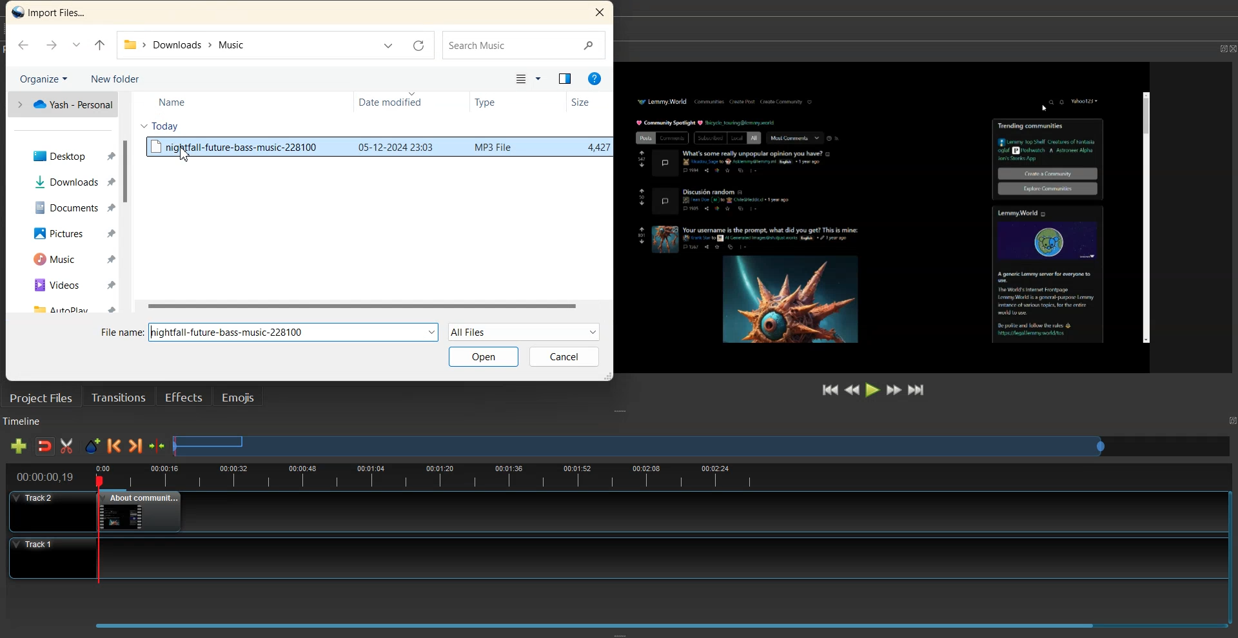 Image resolution: width=1238 pixels, height=638 pixels. What do you see at coordinates (166, 124) in the screenshot?
I see `Today` at bounding box center [166, 124].